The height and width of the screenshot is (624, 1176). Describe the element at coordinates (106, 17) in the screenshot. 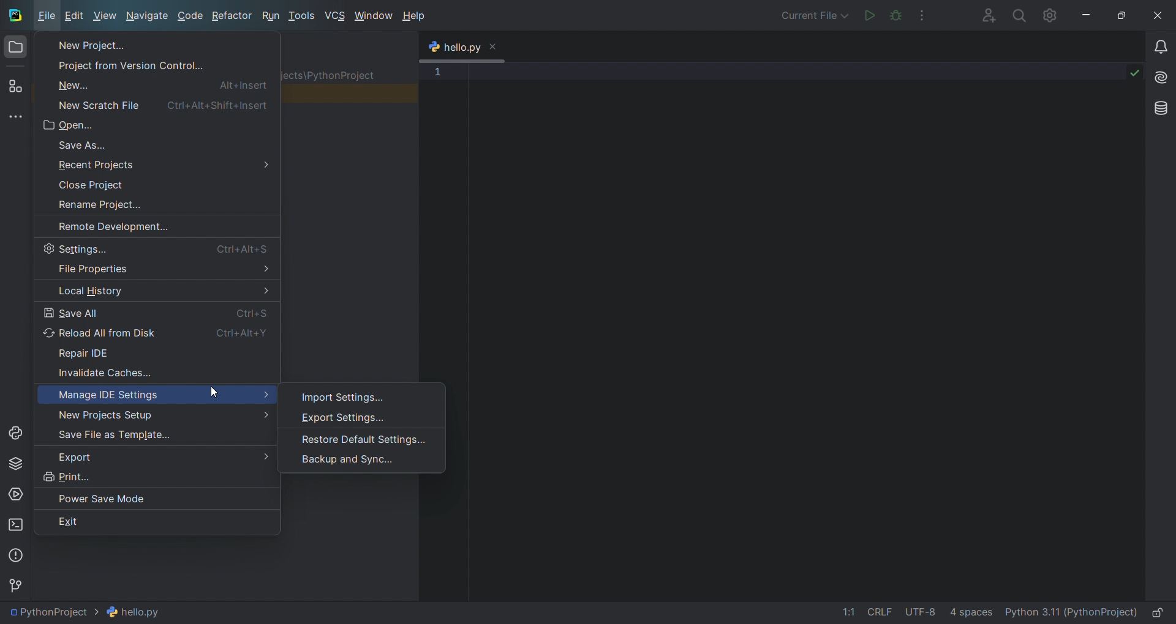

I see `view` at that location.